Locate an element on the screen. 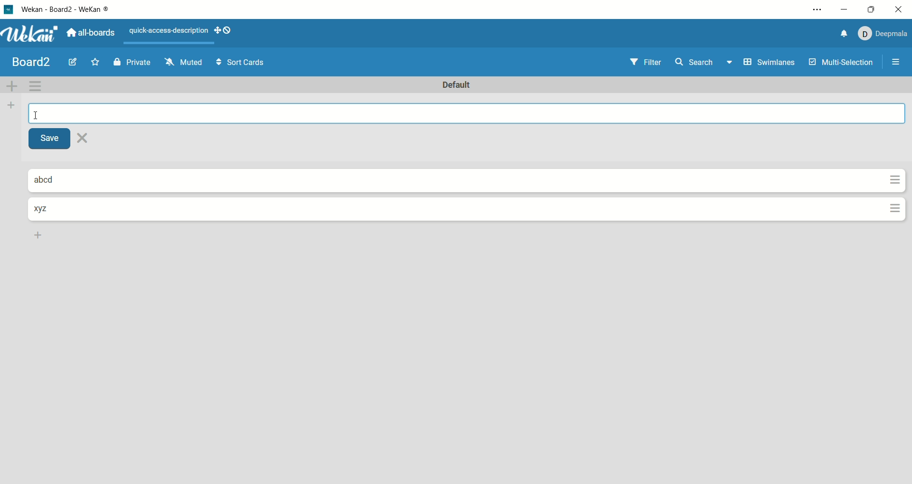 The height and width of the screenshot is (484, 912). wekan-wekan is located at coordinates (70, 10).